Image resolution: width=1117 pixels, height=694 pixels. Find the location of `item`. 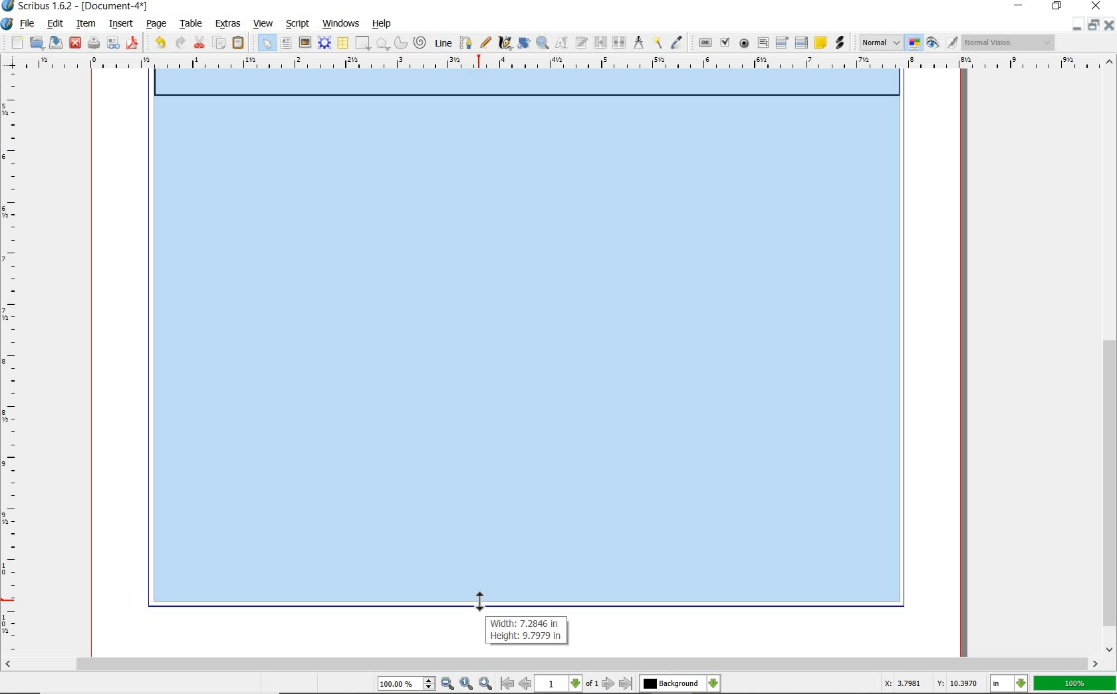

item is located at coordinates (85, 23).